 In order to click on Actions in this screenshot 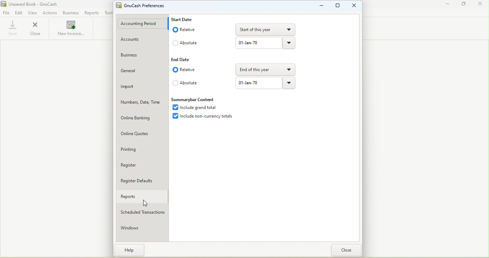, I will do `click(50, 13)`.